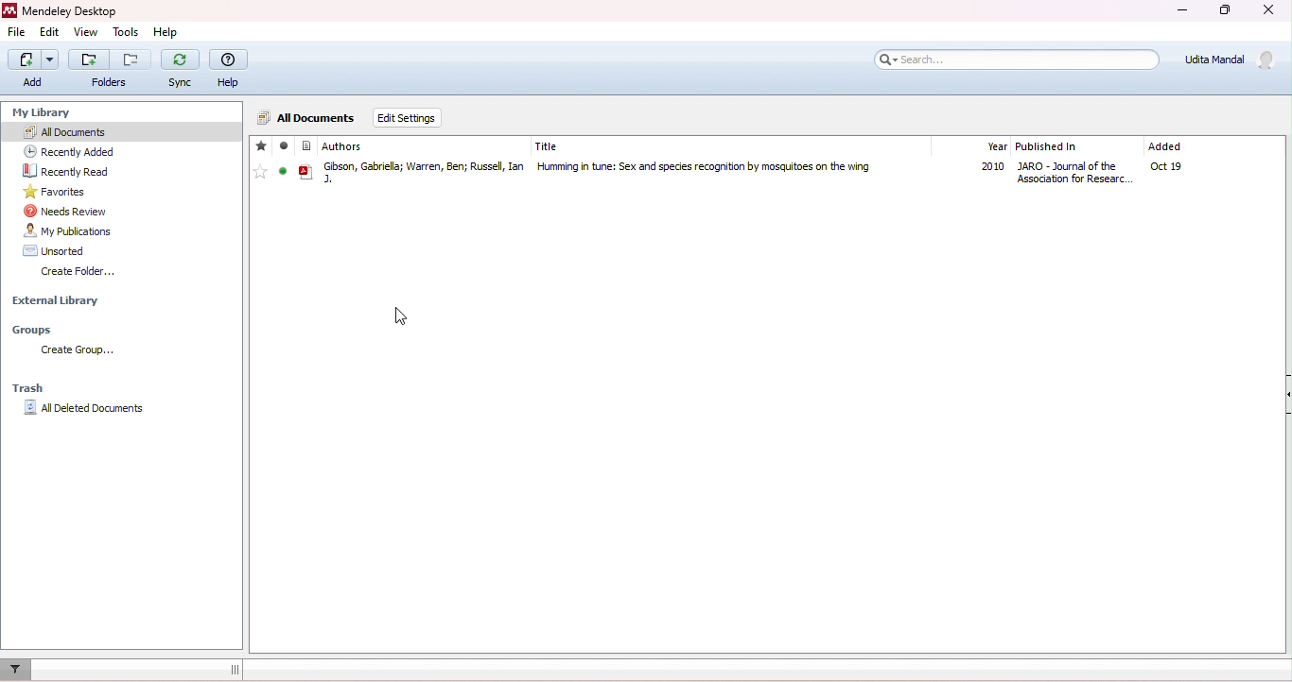 The width and height of the screenshot is (1292, 682). Describe the element at coordinates (1230, 58) in the screenshot. I see `Udita Mandal` at that location.